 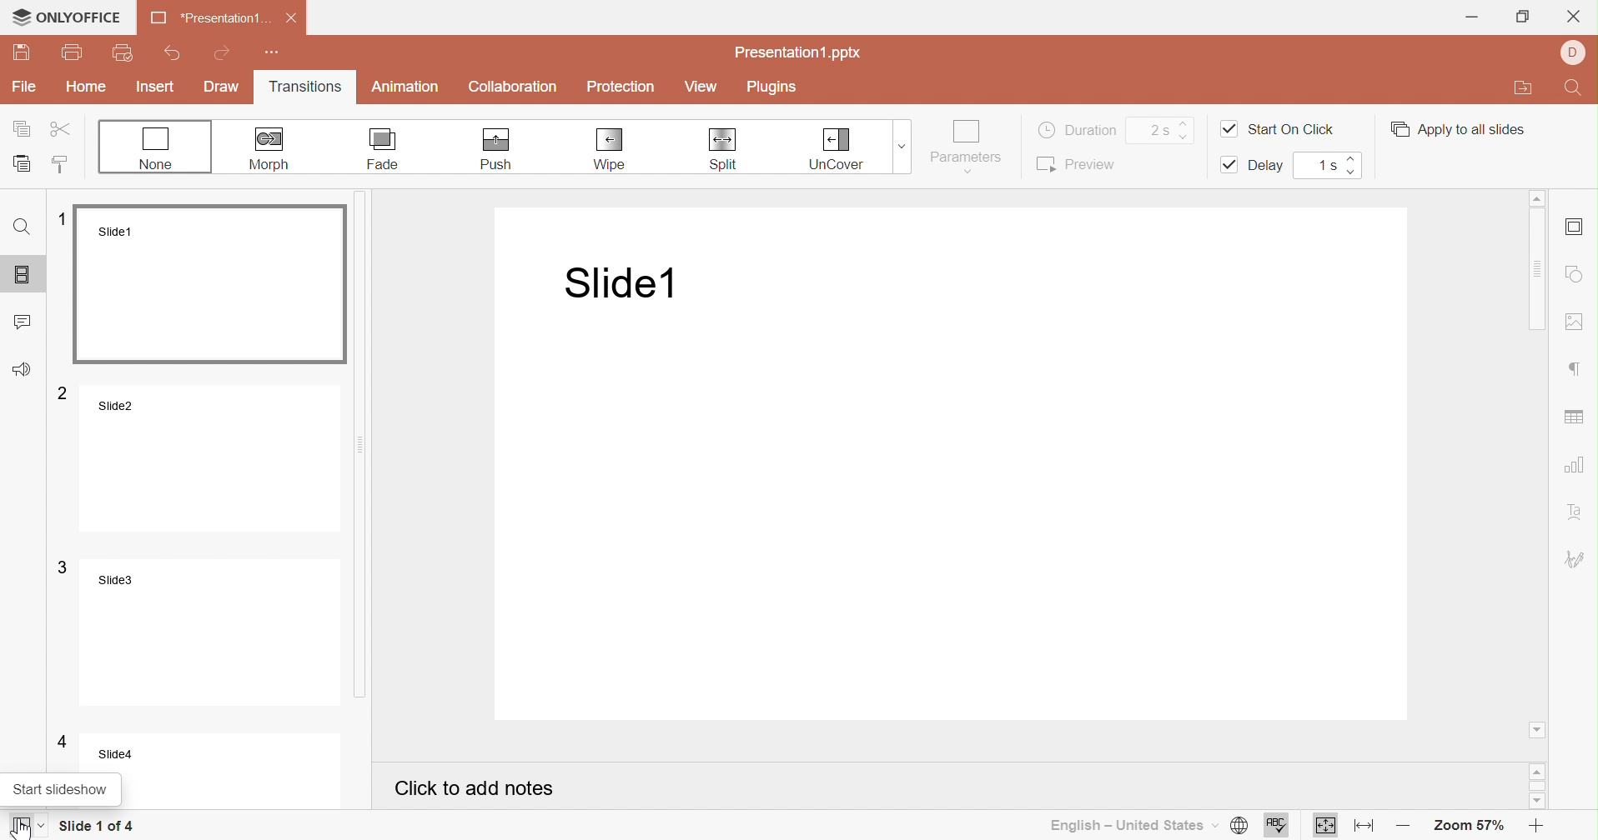 What do you see at coordinates (231, 772) in the screenshot?
I see `Slide4` at bounding box center [231, 772].